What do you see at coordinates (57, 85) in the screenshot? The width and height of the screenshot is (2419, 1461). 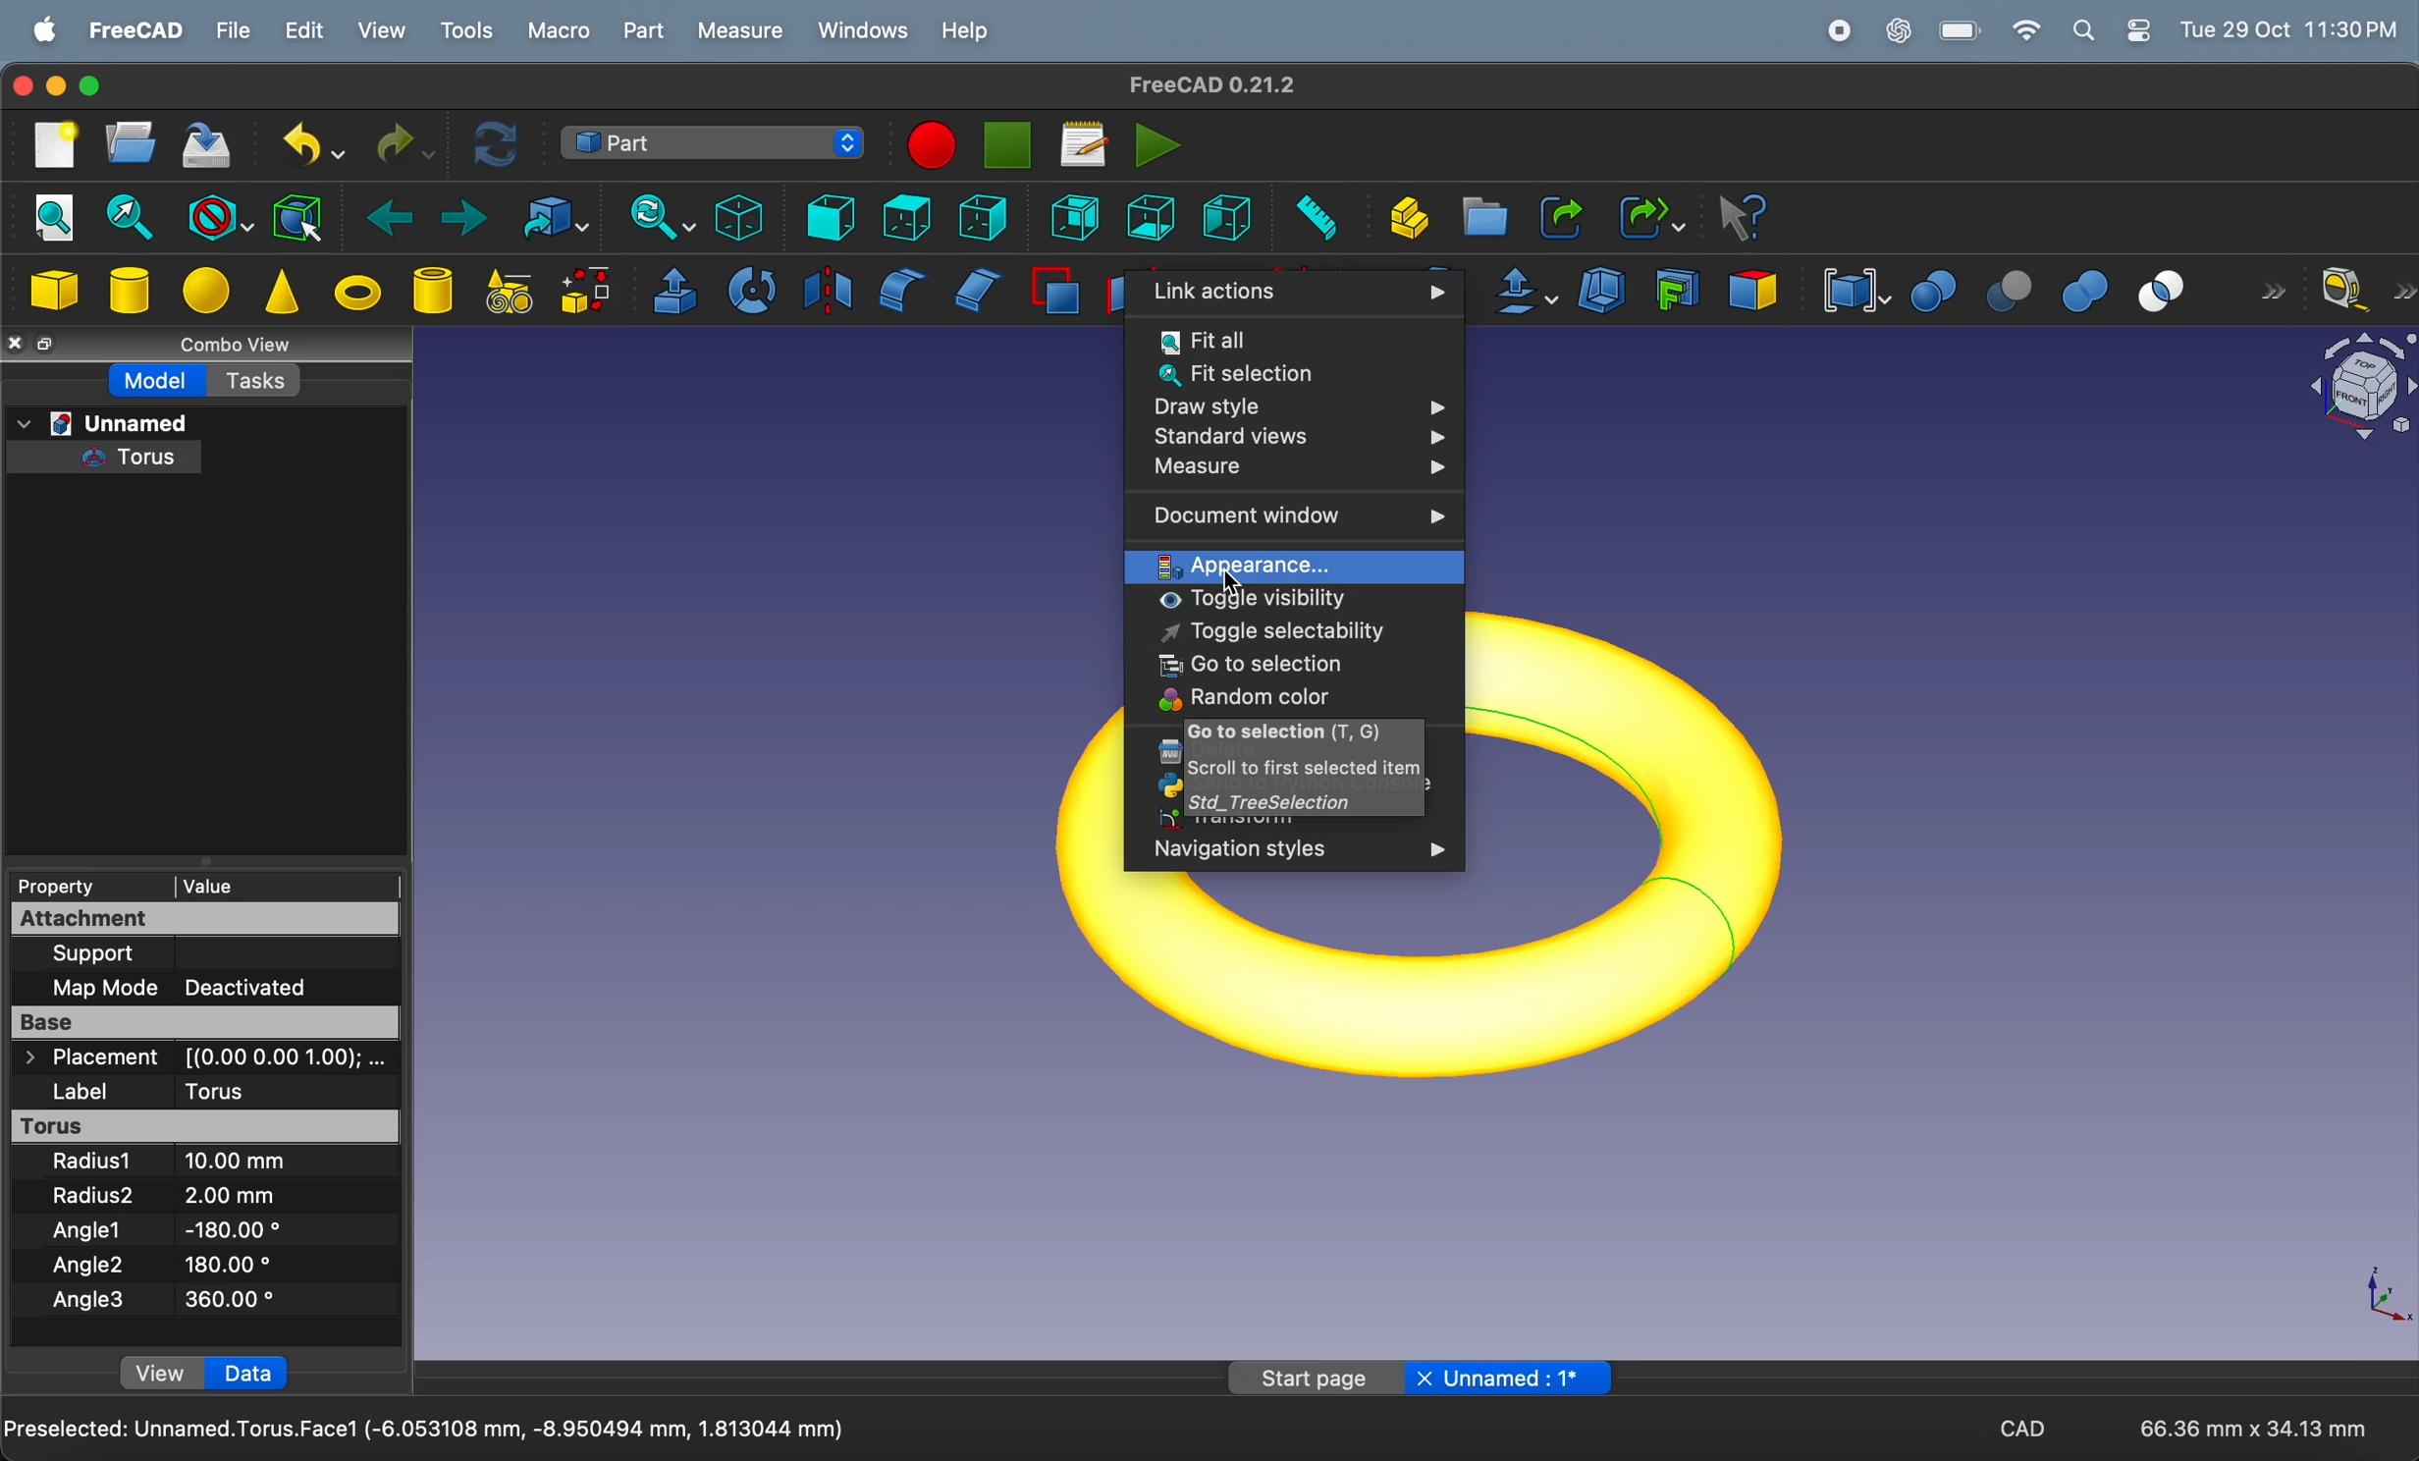 I see `minimize` at bounding box center [57, 85].